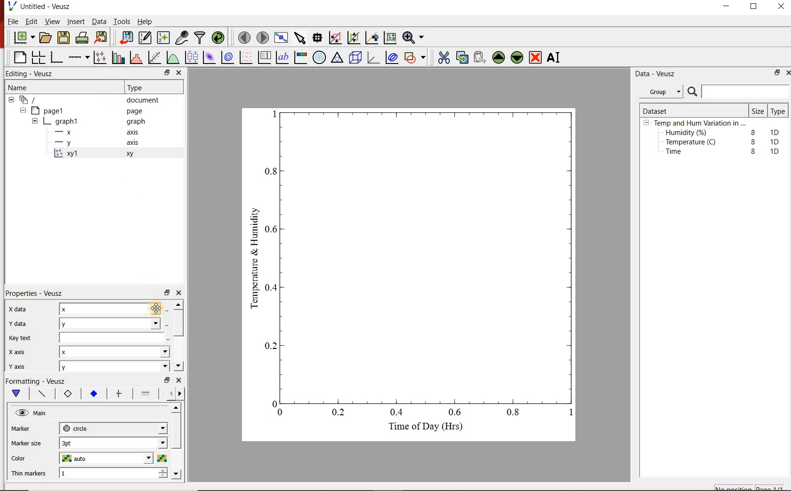  What do you see at coordinates (174, 59) in the screenshot?
I see `plot a function` at bounding box center [174, 59].